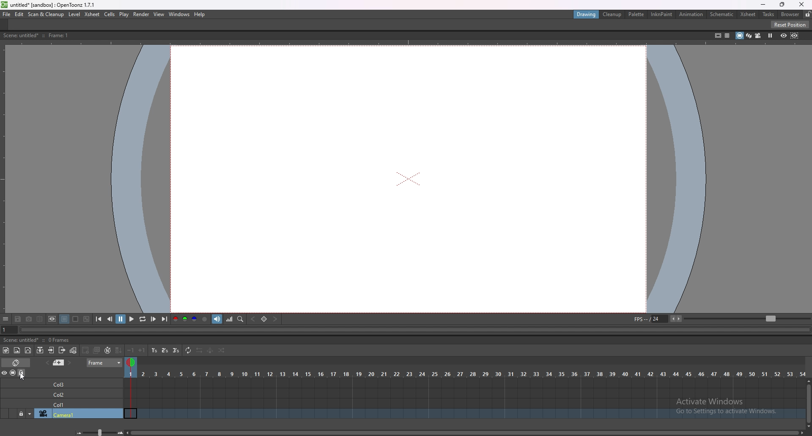  I want to click on column 3, so click(79, 383).